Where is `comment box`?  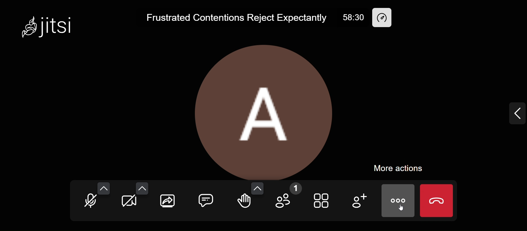
comment box is located at coordinates (210, 199).